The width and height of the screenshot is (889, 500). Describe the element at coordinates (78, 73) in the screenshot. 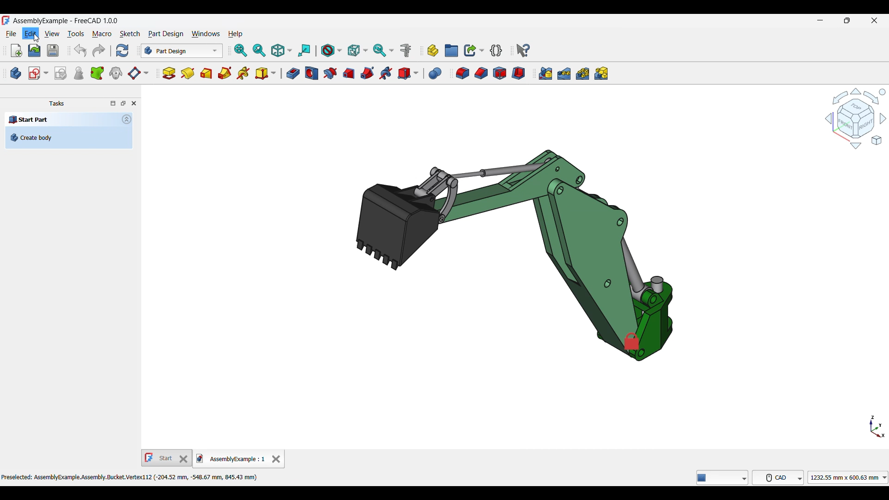

I see `Check geometry` at that location.